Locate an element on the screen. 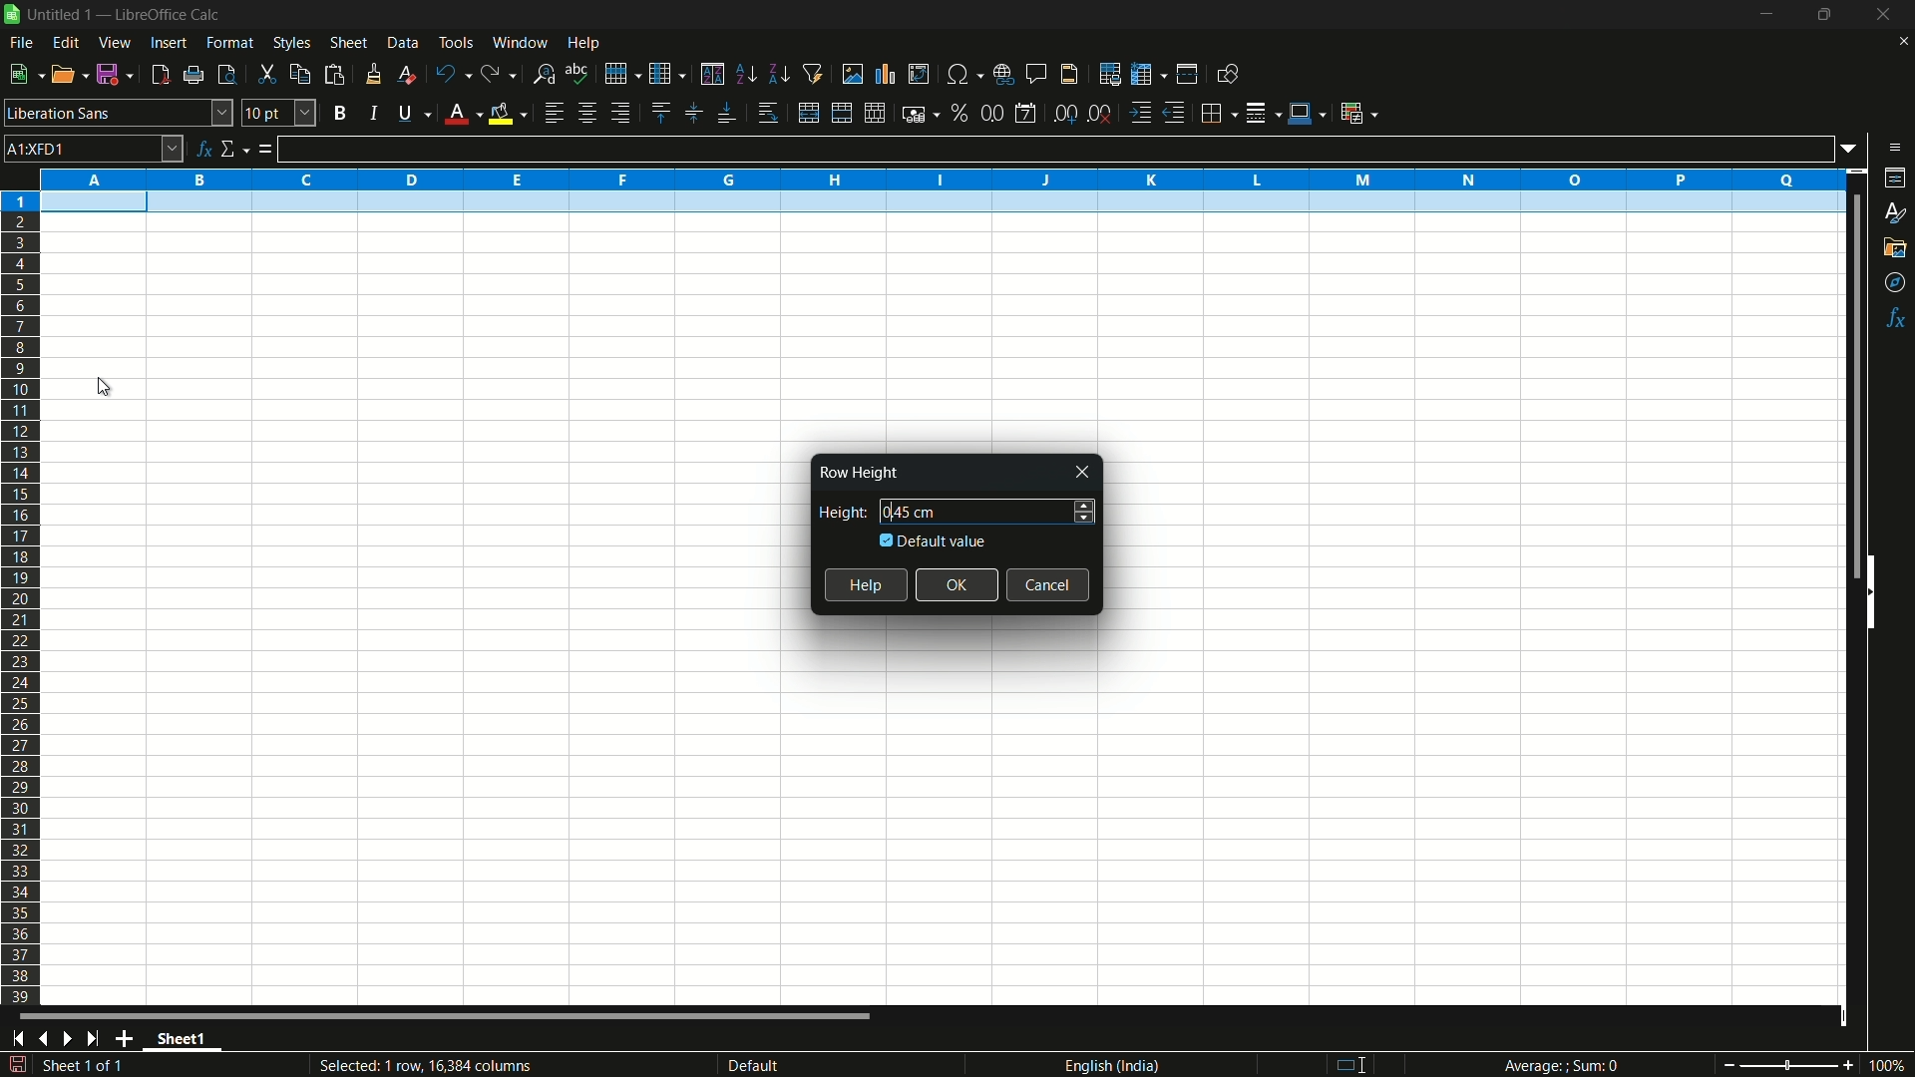 This screenshot has width=1915, height=1077. styles menu is located at coordinates (292, 43).